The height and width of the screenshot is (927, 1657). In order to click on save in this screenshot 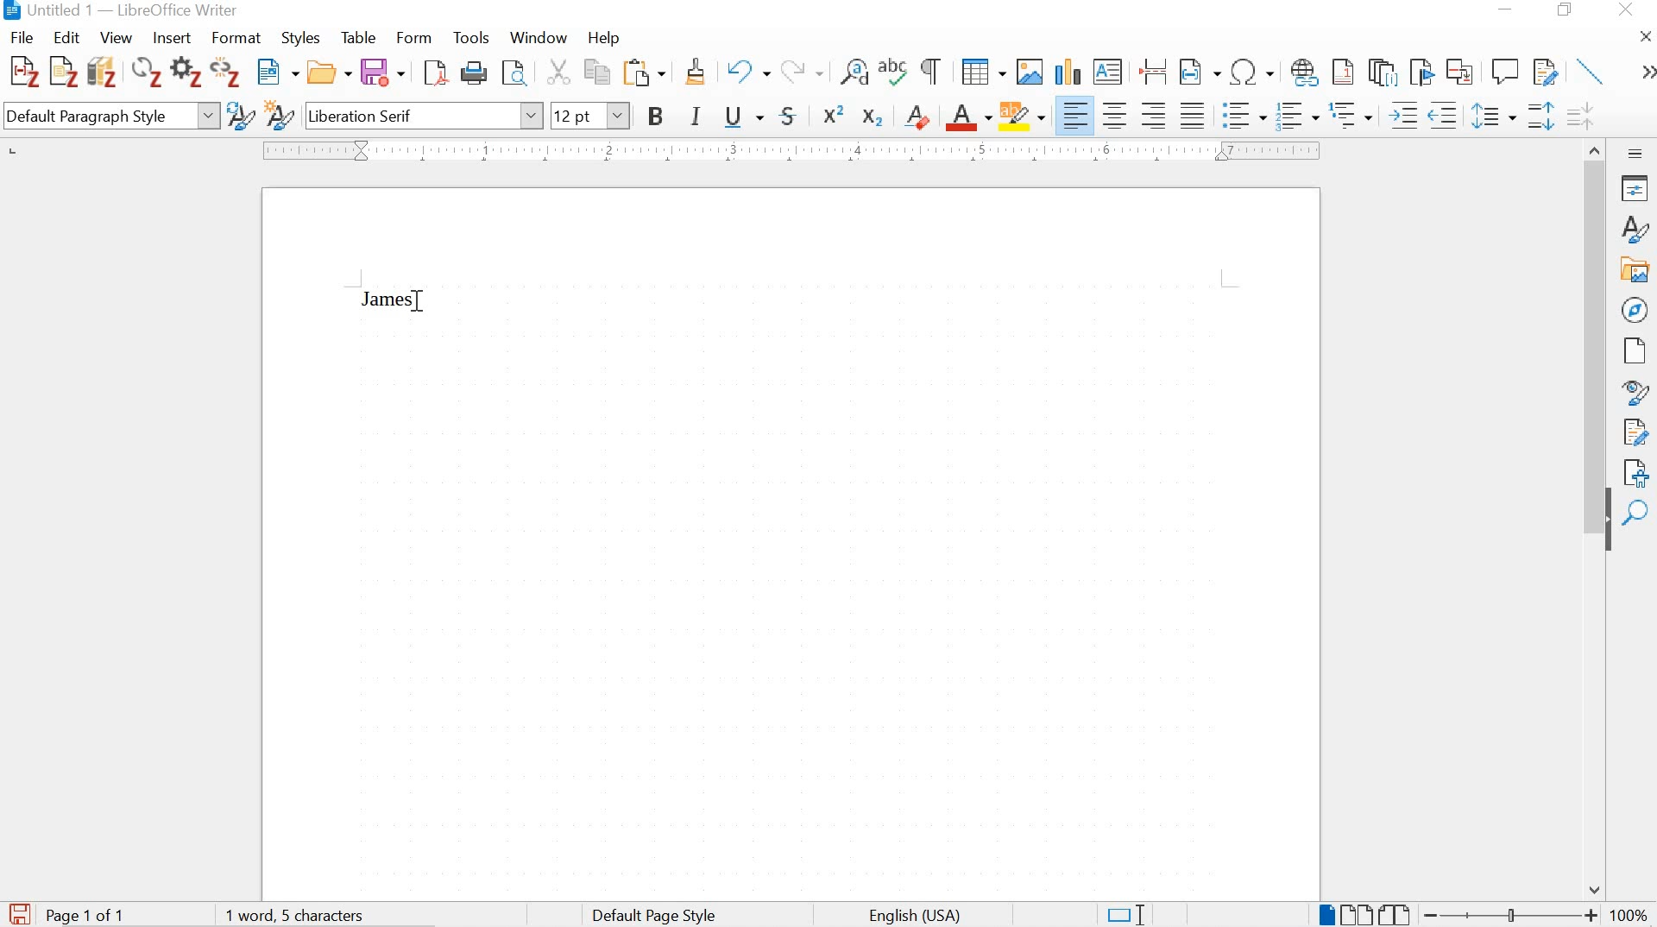, I will do `click(19, 911)`.